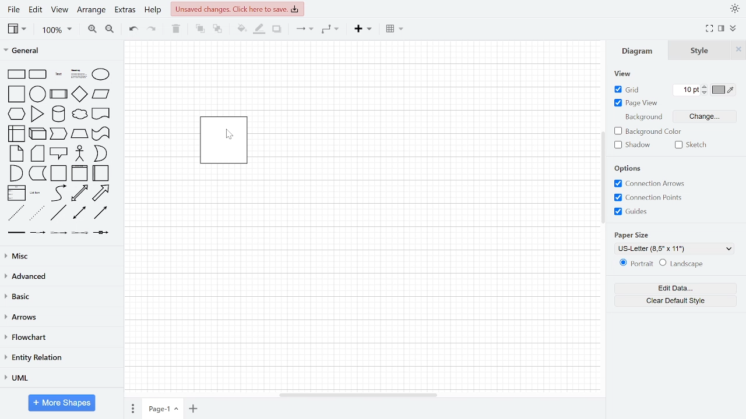 The width and height of the screenshot is (746, 419). What do you see at coordinates (80, 133) in the screenshot?
I see `trapezoid` at bounding box center [80, 133].